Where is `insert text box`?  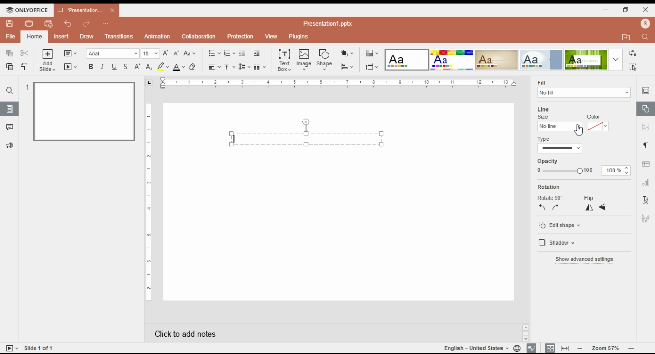 insert text box is located at coordinates (284, 60).